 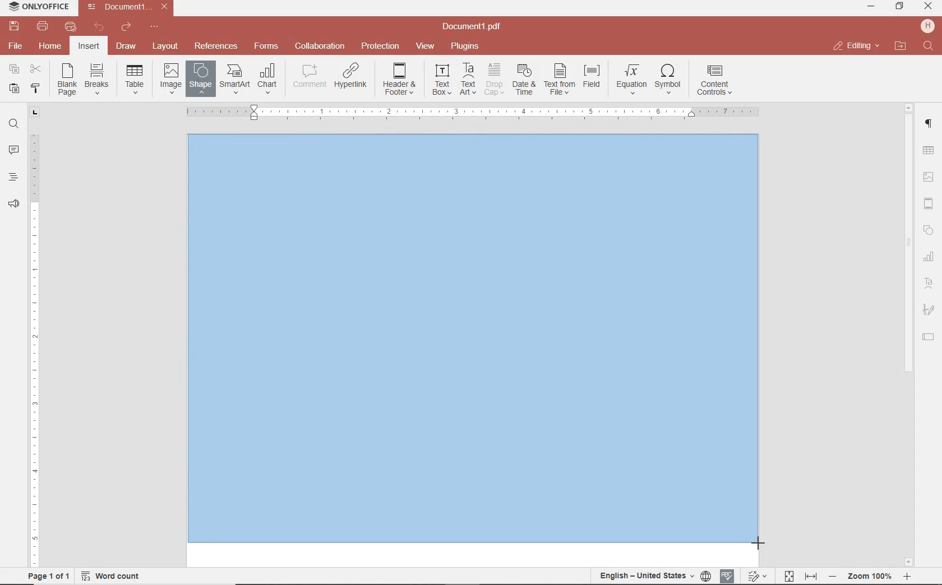 What do you see at coordinates (473, 343) in the screenshot?
I see `` at bounding box center [473, 343].